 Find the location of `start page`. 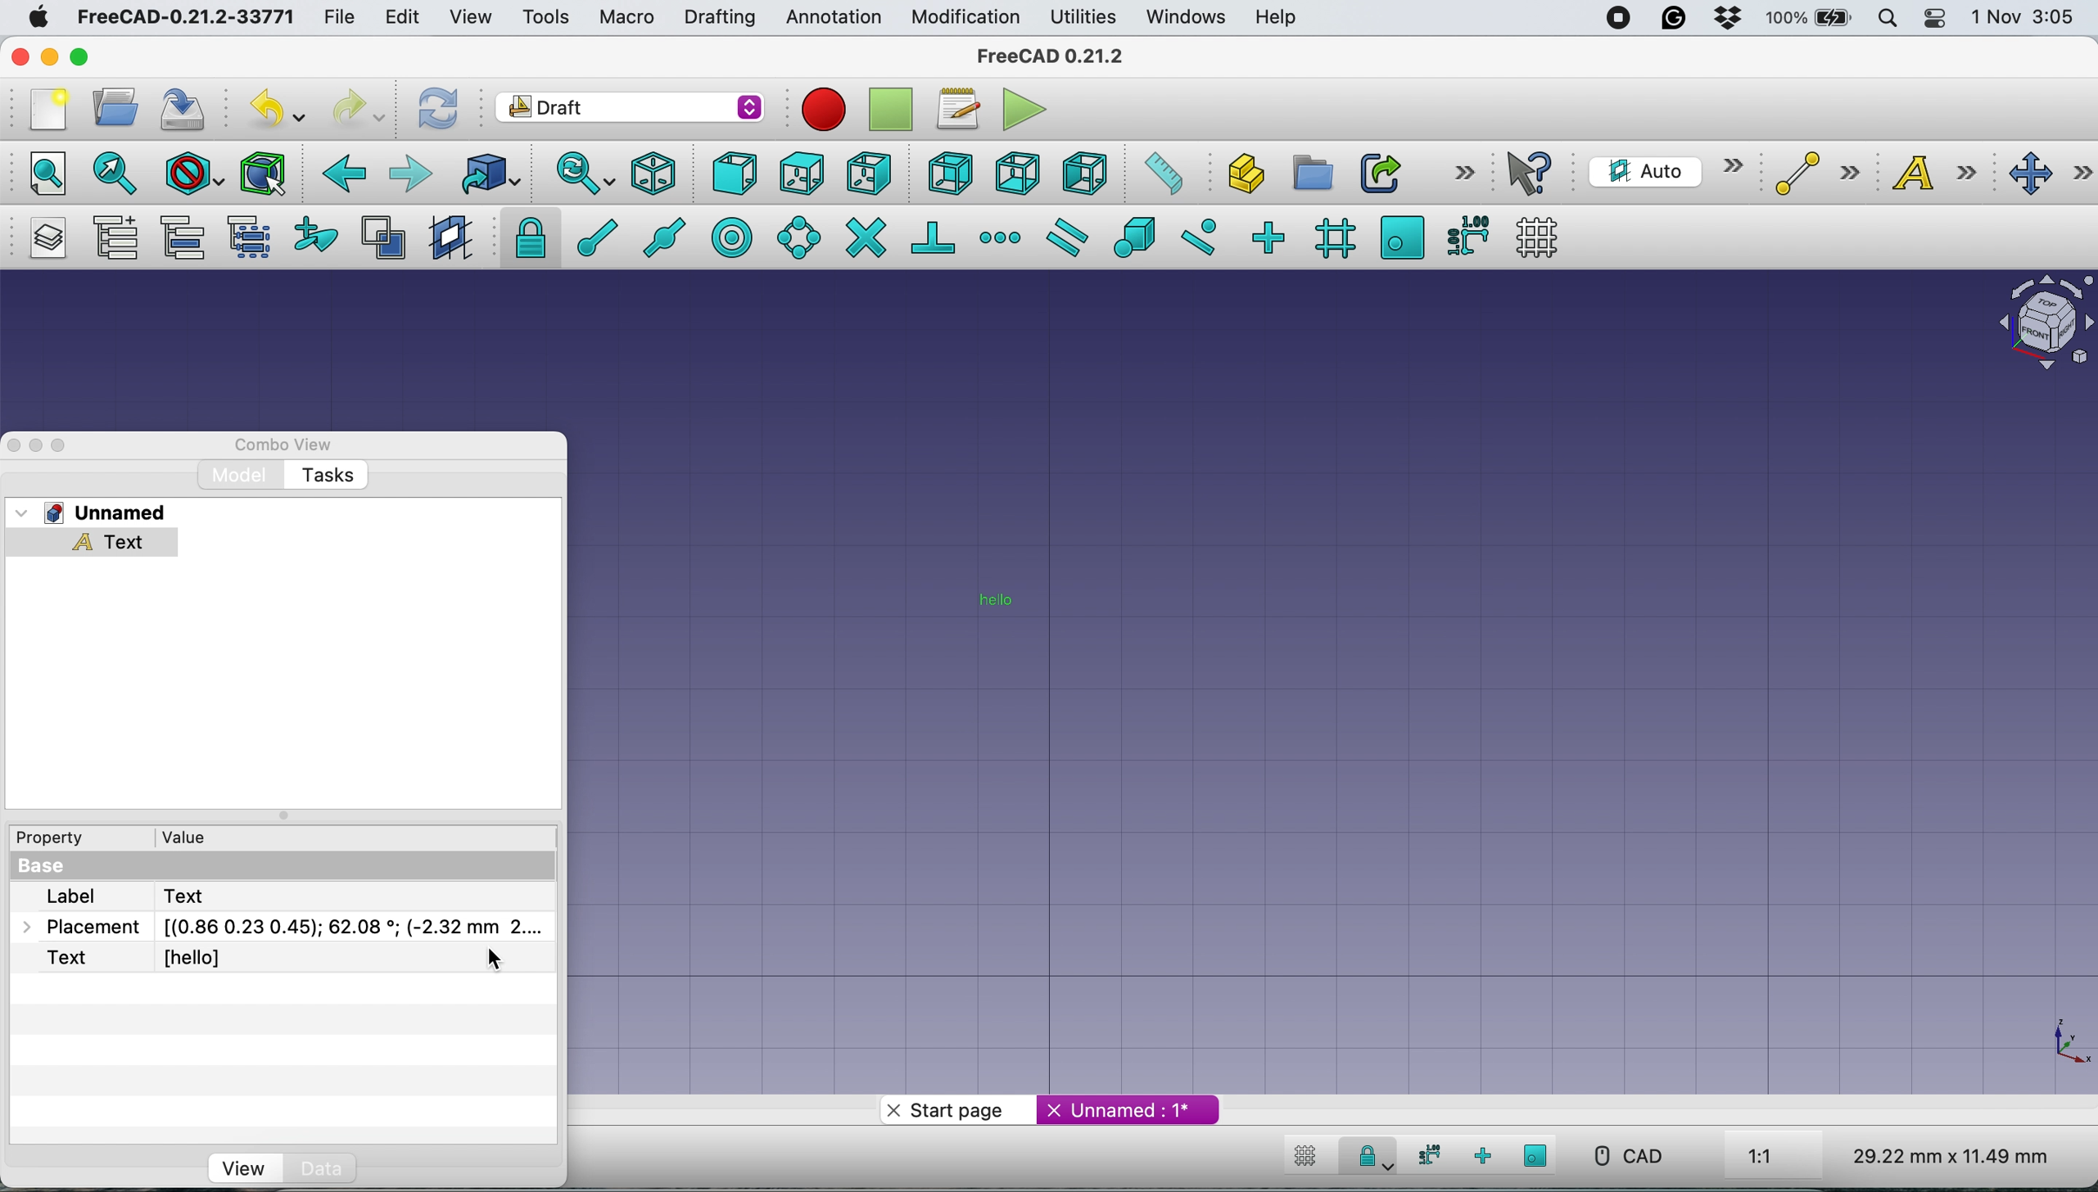

start page is located at coordinates (939, 1108).